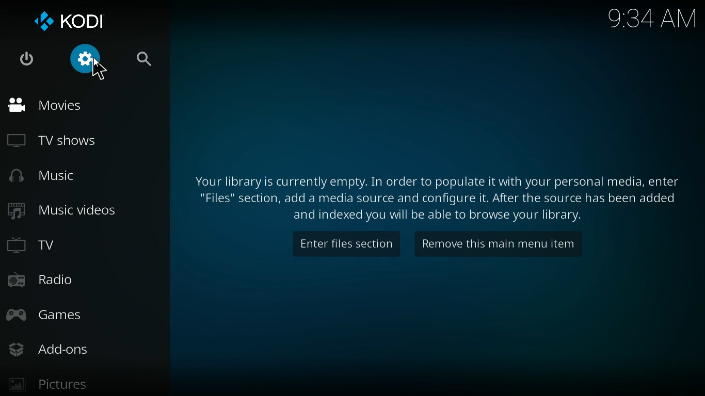  Describe the element at coordinates (60, 312) in the screenshot. I see `games` at that location.